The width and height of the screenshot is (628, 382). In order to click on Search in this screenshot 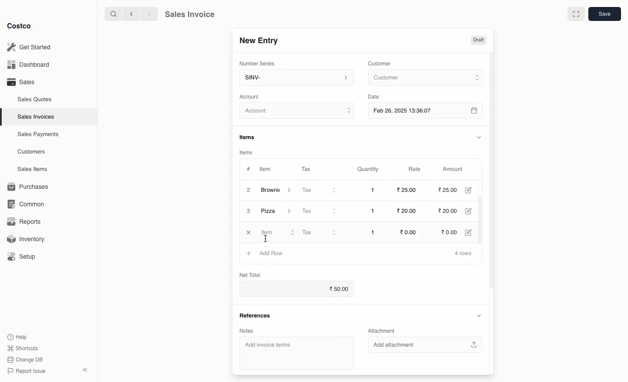, I will do `click(112, 14)`.